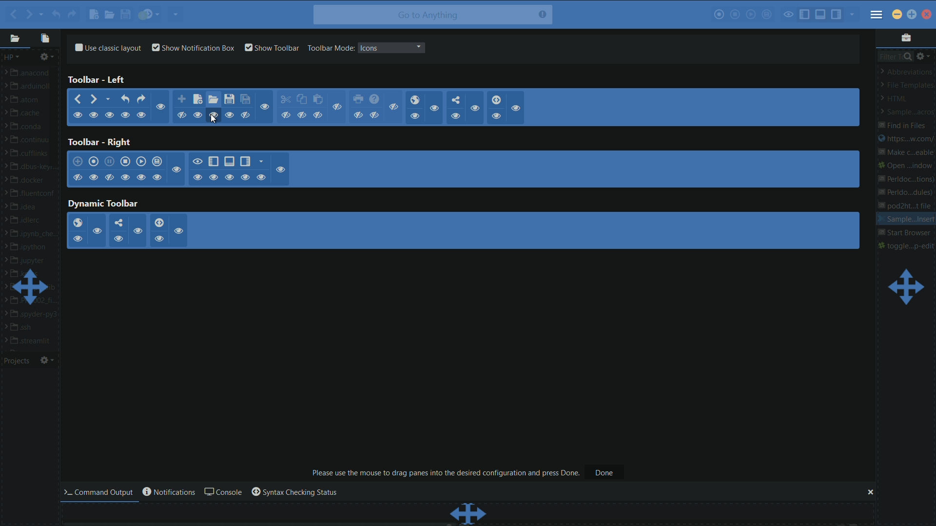 The width and height of the screenshot is (936, 526). I want to click on show/hide, so click(435, 109).